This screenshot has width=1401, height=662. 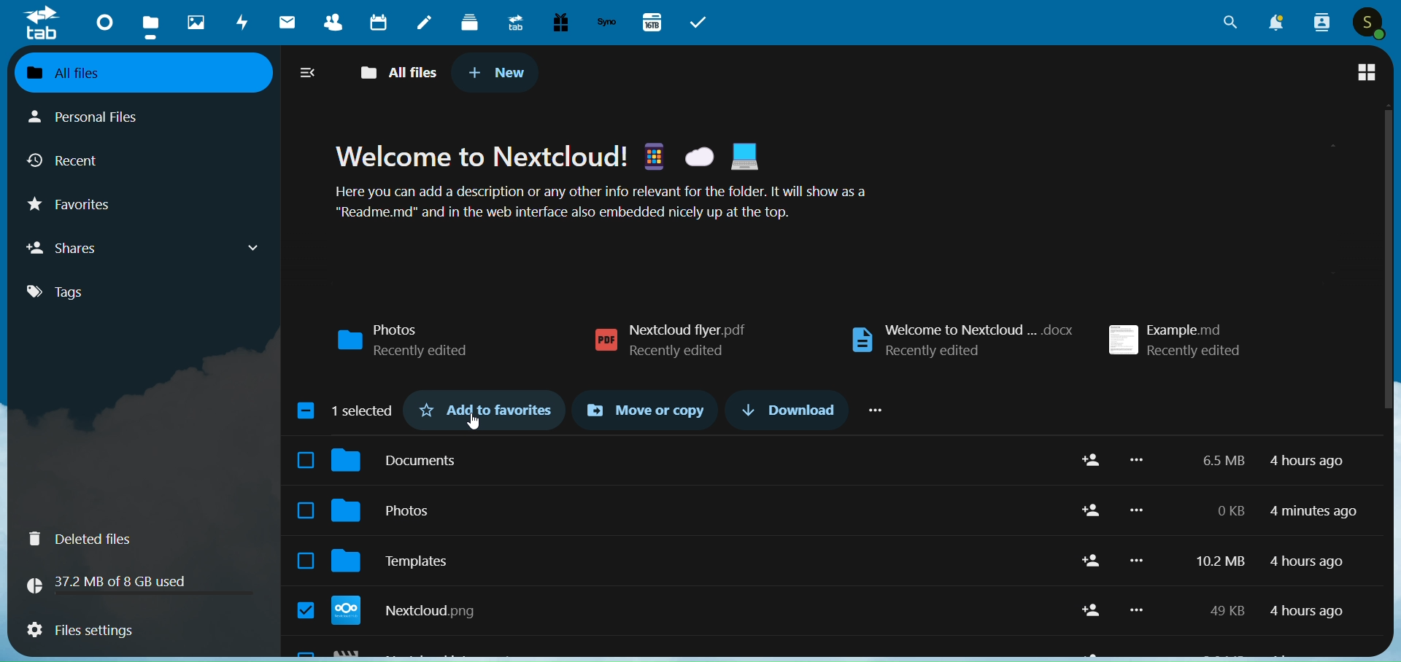 What do you see at coordinates (287, 23) in the screenshot?
I see `mail` at bounding box center [287, 23].